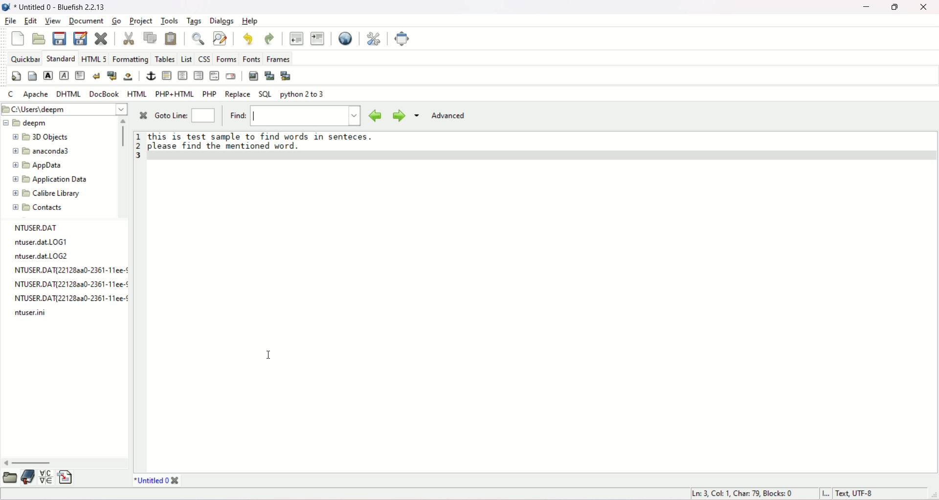  I want to click on undo, so click(248, 38).